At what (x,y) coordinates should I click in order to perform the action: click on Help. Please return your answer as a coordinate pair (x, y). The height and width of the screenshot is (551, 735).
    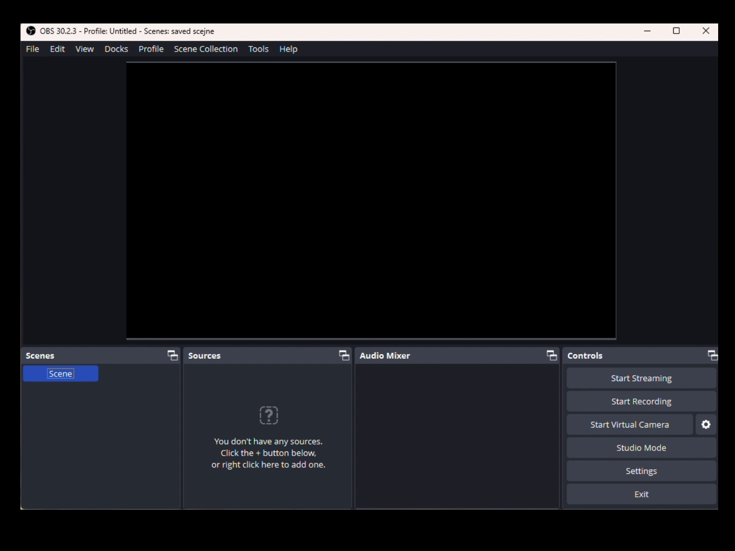
    Looking at the image, I should click on (291, 49).